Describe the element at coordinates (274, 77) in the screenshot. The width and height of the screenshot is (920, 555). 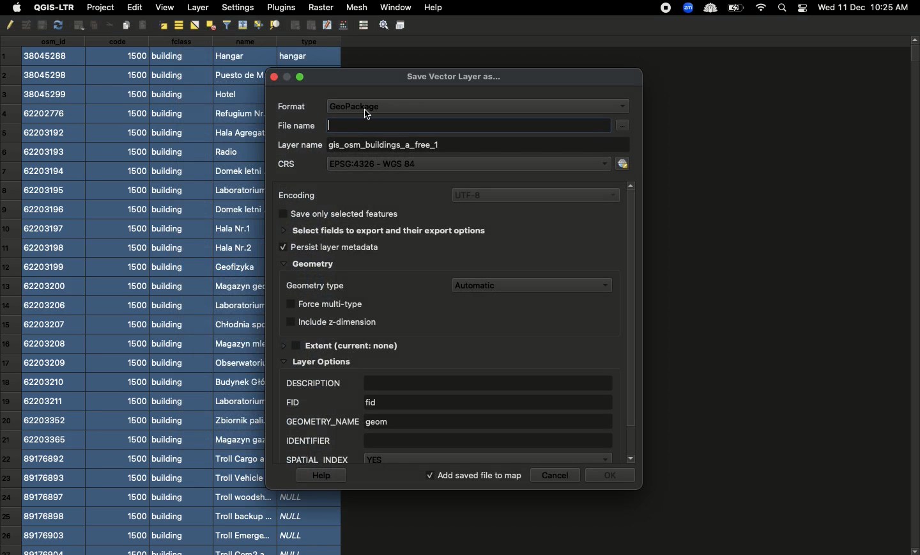
I see `close` at that location.